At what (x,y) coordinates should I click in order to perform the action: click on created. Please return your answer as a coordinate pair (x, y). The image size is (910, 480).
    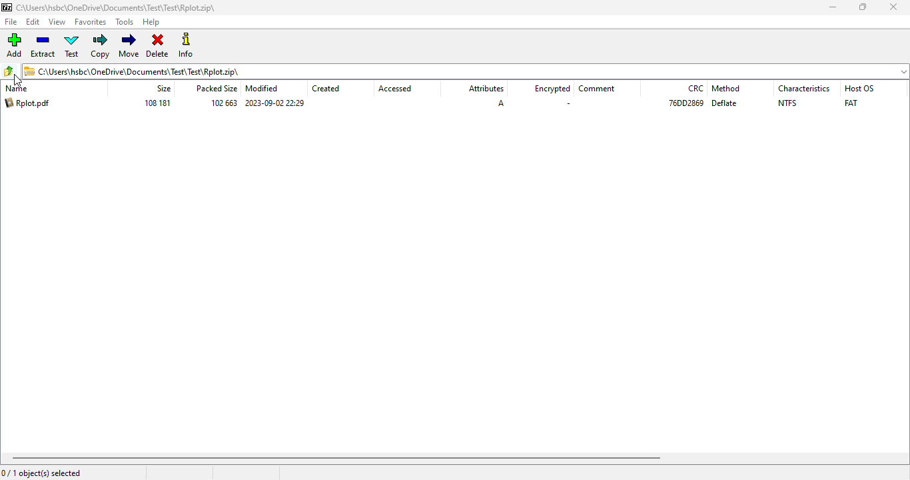
    Looking at the image, I should click on (326, 89).